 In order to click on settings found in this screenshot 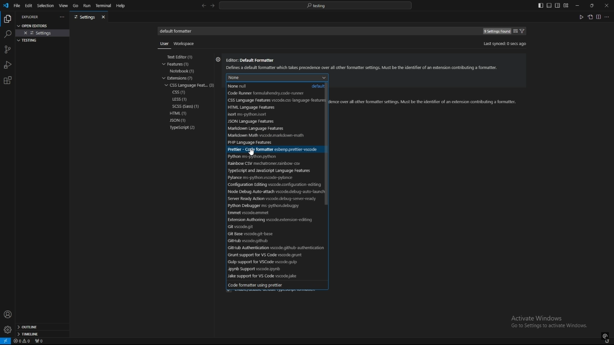, I will do `click(496, 32)`.